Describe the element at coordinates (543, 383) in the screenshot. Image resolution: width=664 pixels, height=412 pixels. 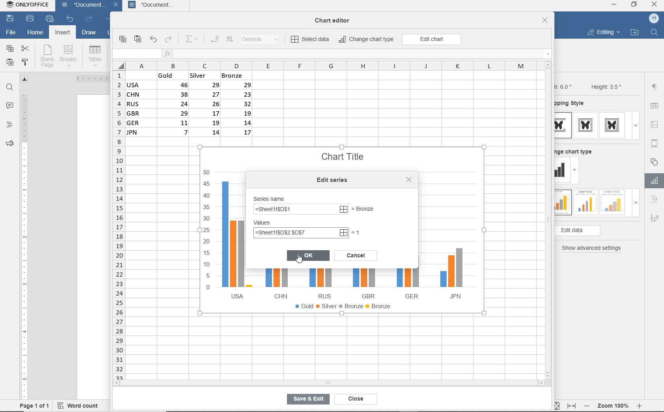
I see `scroll right` at that location.